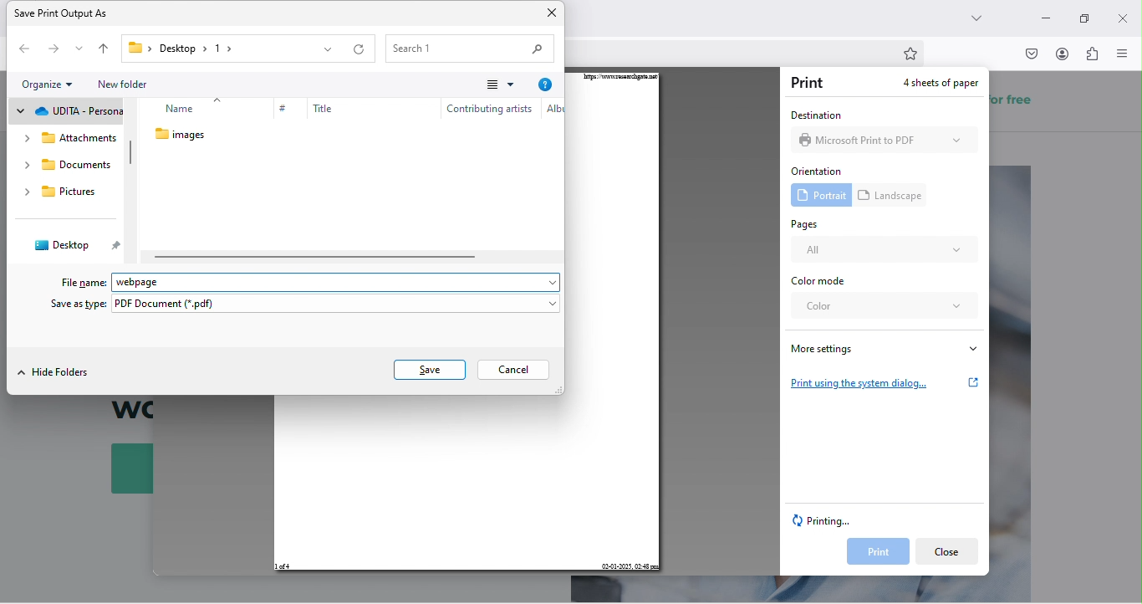  I want to click on 4 sheets of paper, so click(931, 84).